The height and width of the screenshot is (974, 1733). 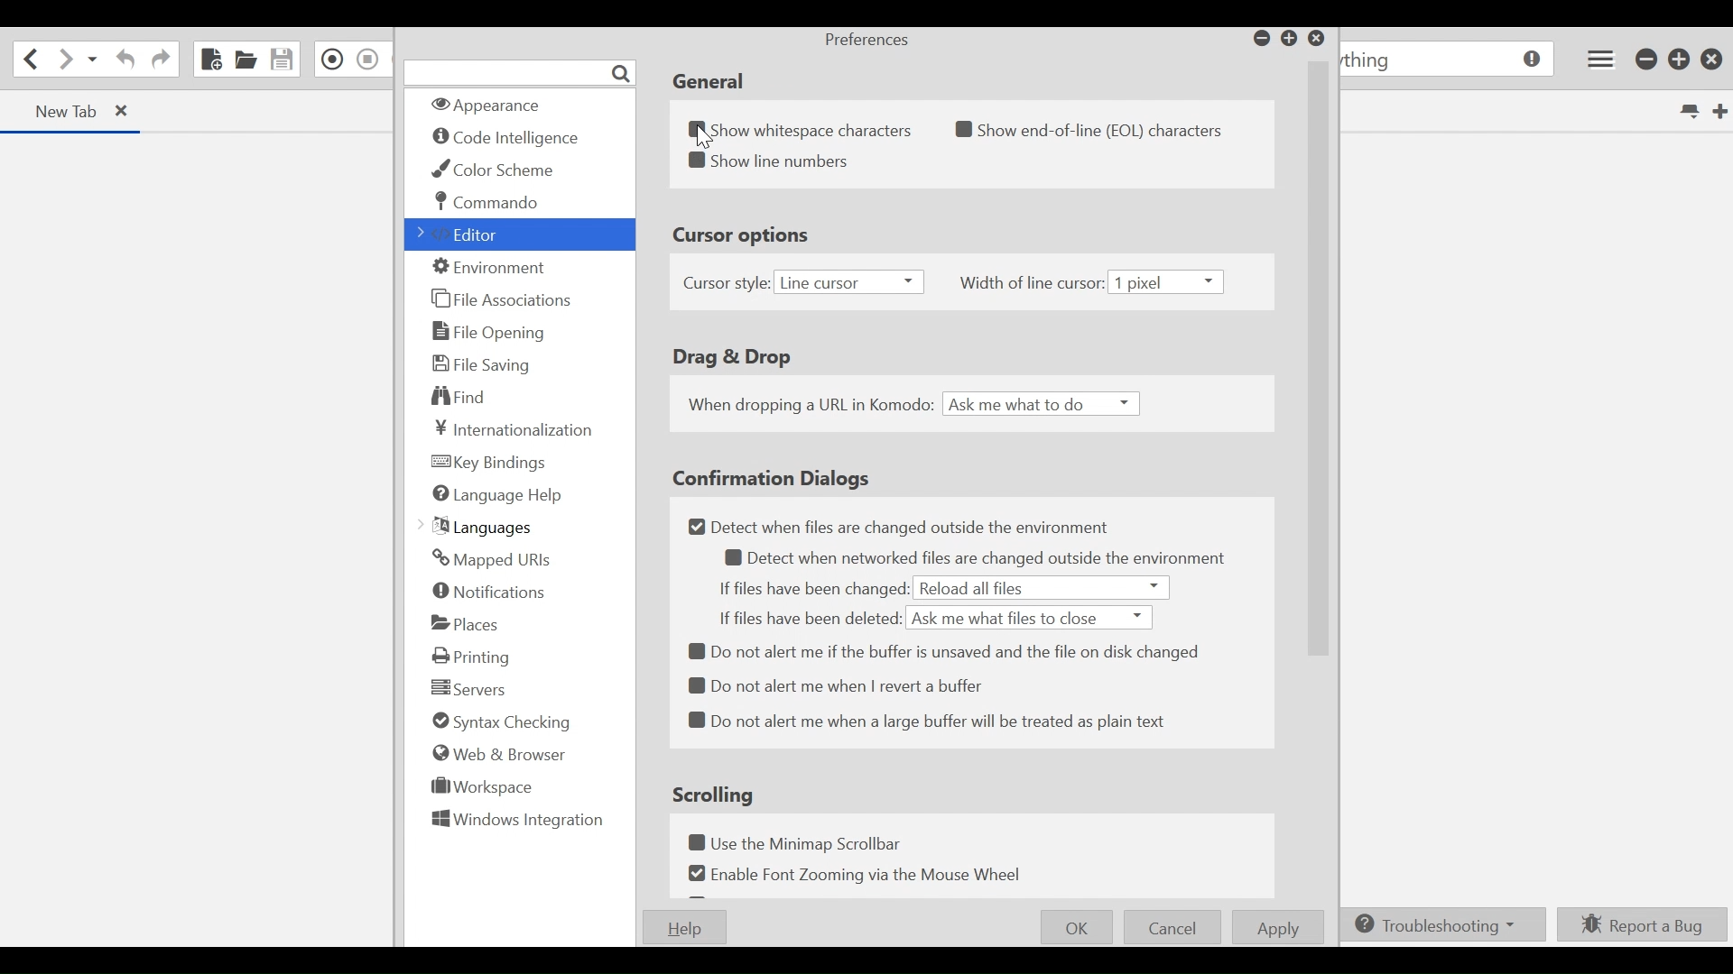 I want to click on When dropping a URL in Komodo:, so click(x=809, y=405).